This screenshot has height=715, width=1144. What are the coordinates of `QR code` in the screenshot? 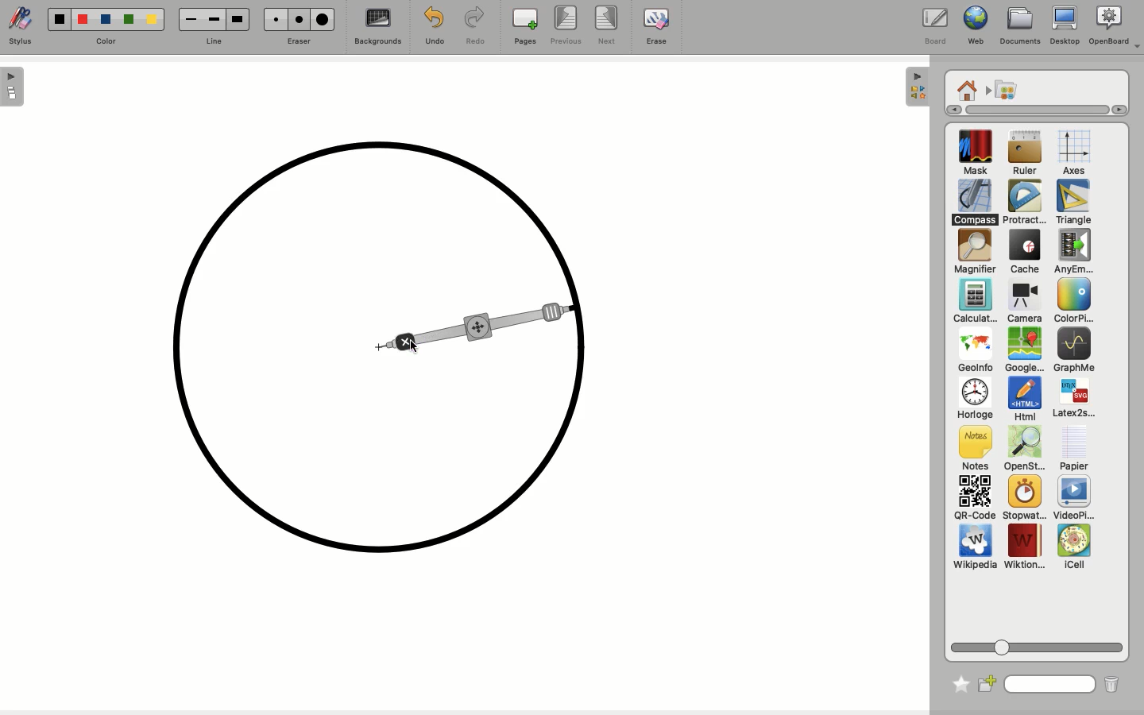 It's located at (974, 500).